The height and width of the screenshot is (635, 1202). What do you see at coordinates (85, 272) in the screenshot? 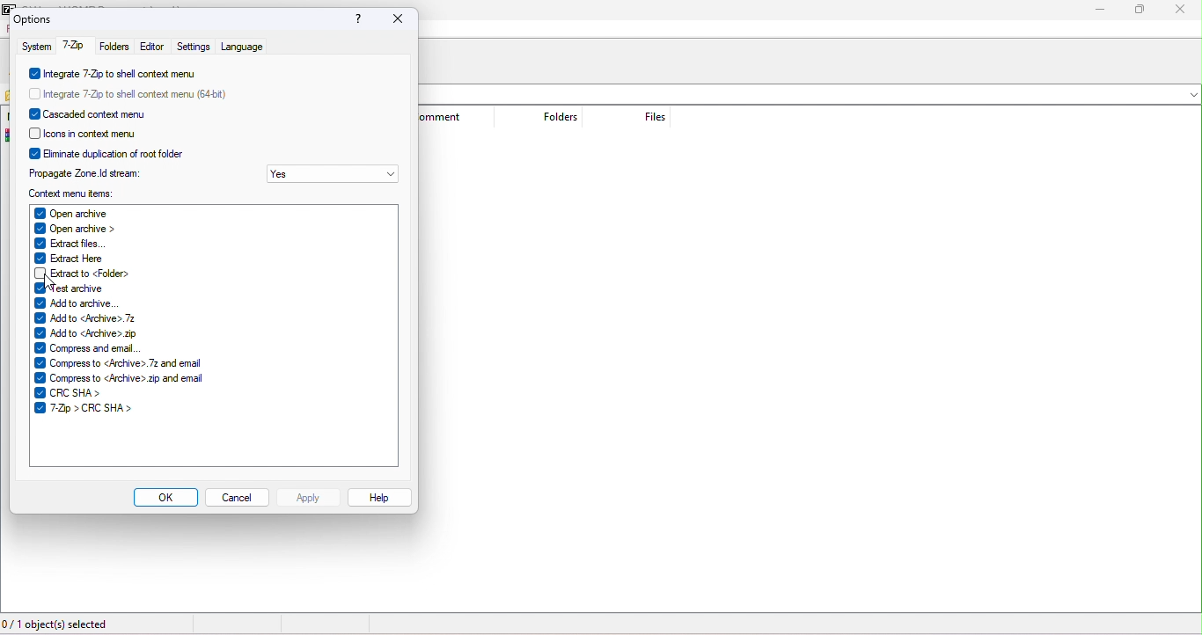
I see `extract to <folders>` at bounding box center [85, 272].